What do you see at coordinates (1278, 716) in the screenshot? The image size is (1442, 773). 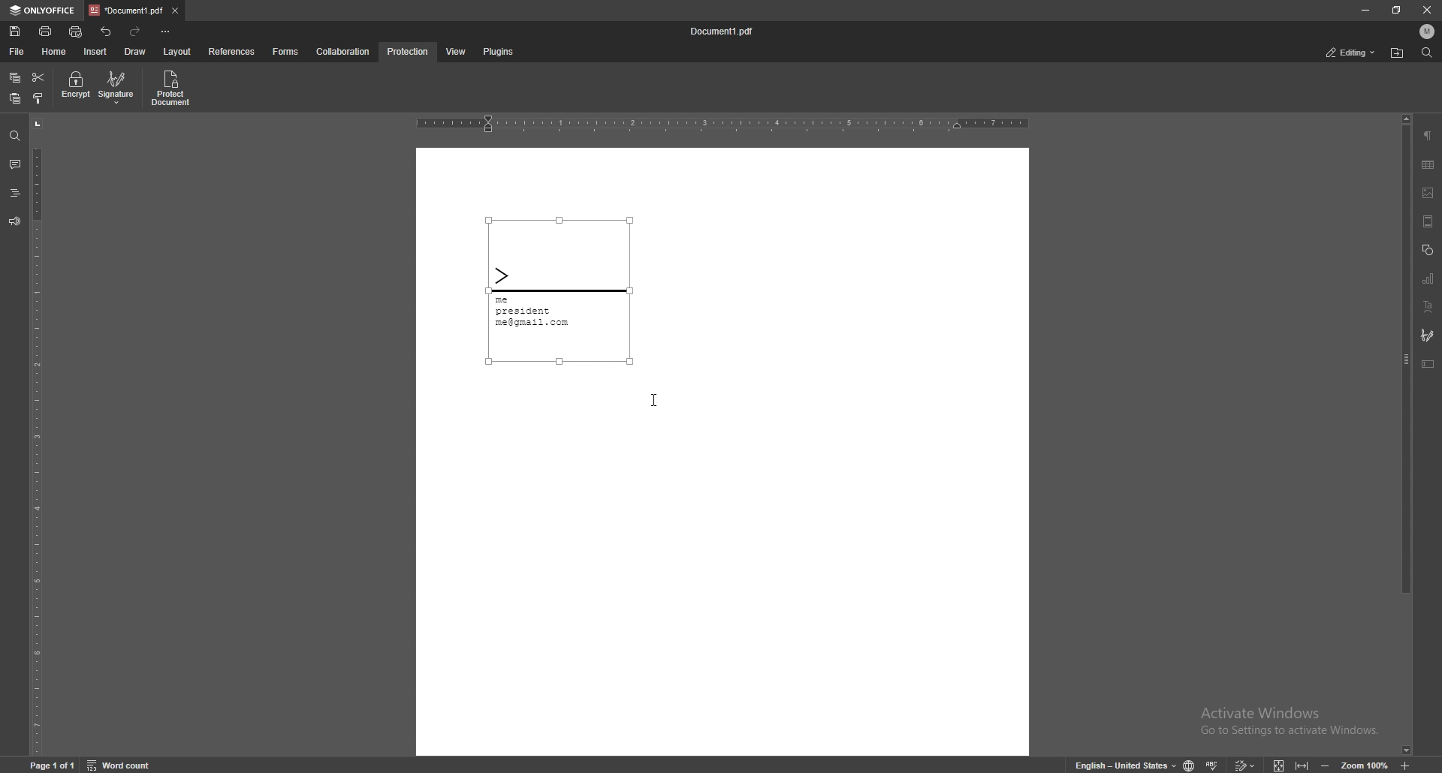 I see `Activate windows` at bounding box center [1278, 716].